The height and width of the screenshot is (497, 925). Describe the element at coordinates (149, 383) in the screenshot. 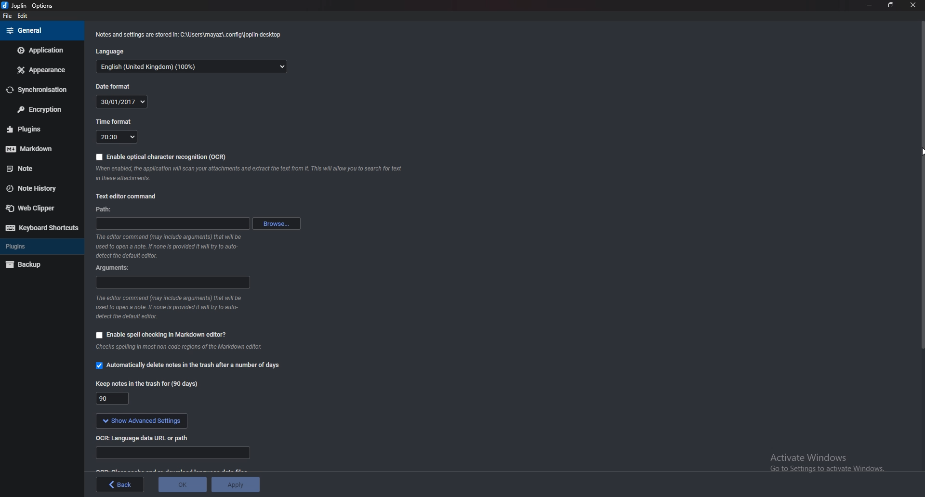

I see `Keep notes in the trash for` at that location.